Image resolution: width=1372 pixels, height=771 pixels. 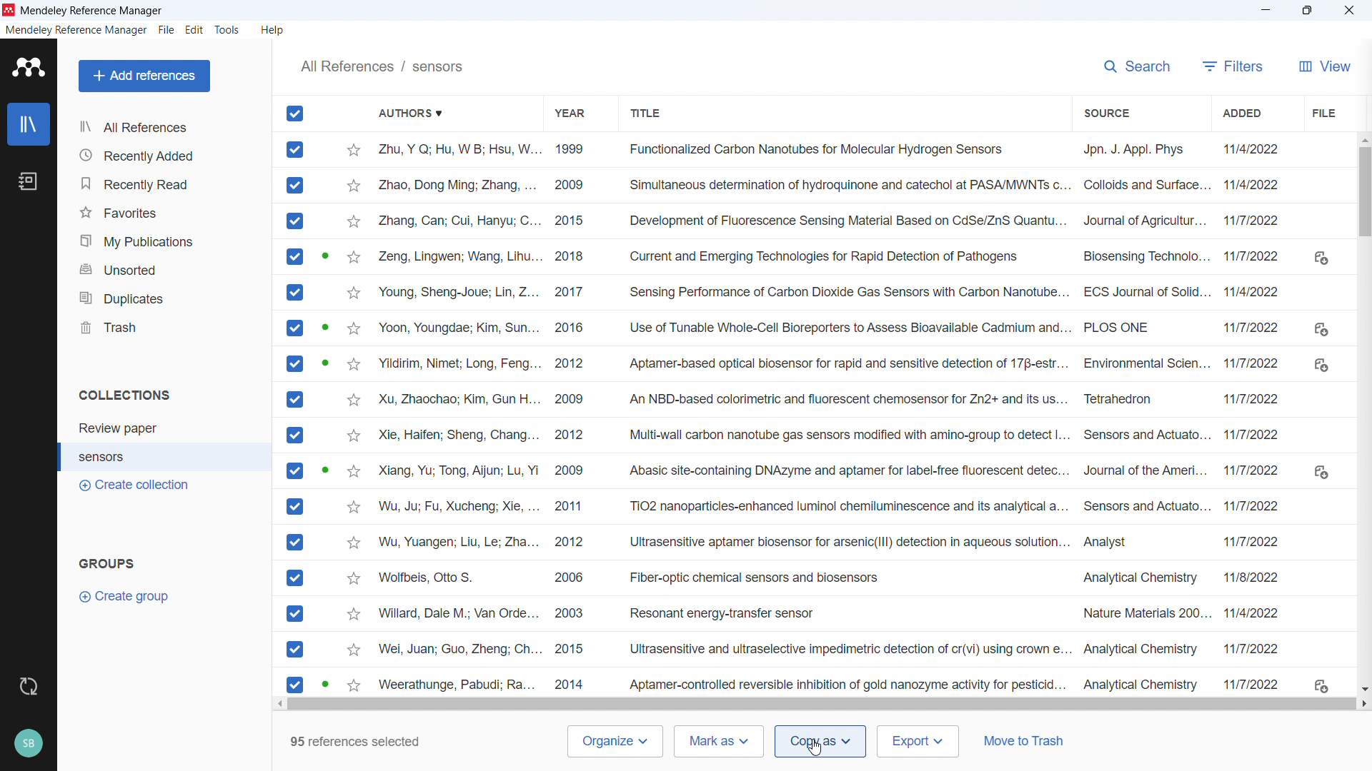 I want to click on Sort by authors , so click(x=409, y=114).